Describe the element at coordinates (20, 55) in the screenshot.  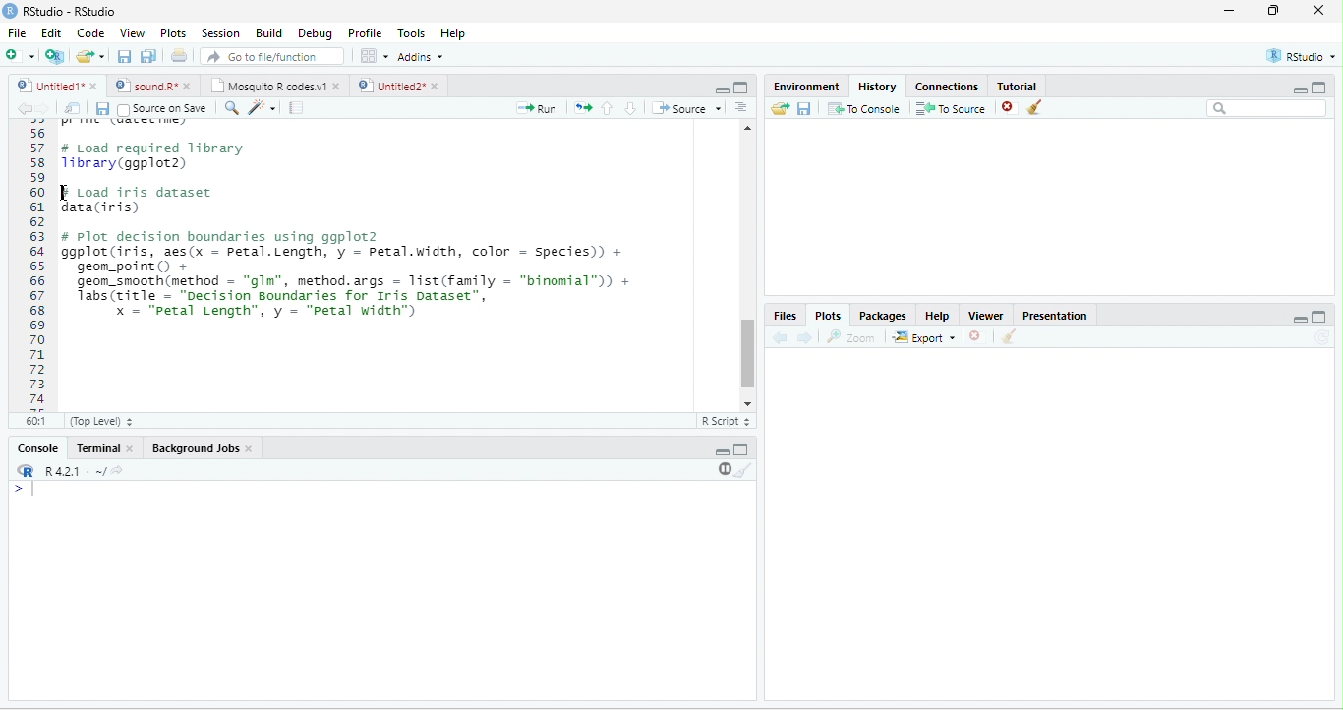
I see `new file` at that location.